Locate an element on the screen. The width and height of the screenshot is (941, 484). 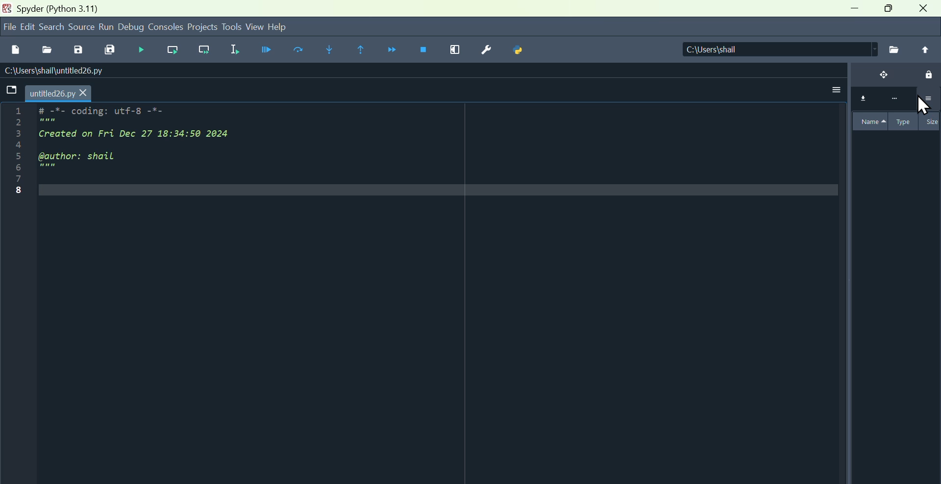
More options is located at coordinates (837, 87).